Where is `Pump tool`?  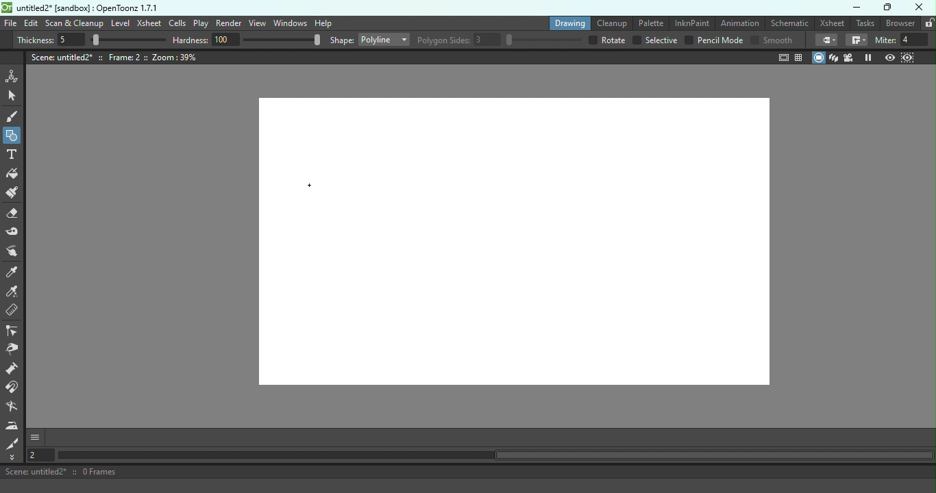
Pump tool is located at coordinates (13, 370).